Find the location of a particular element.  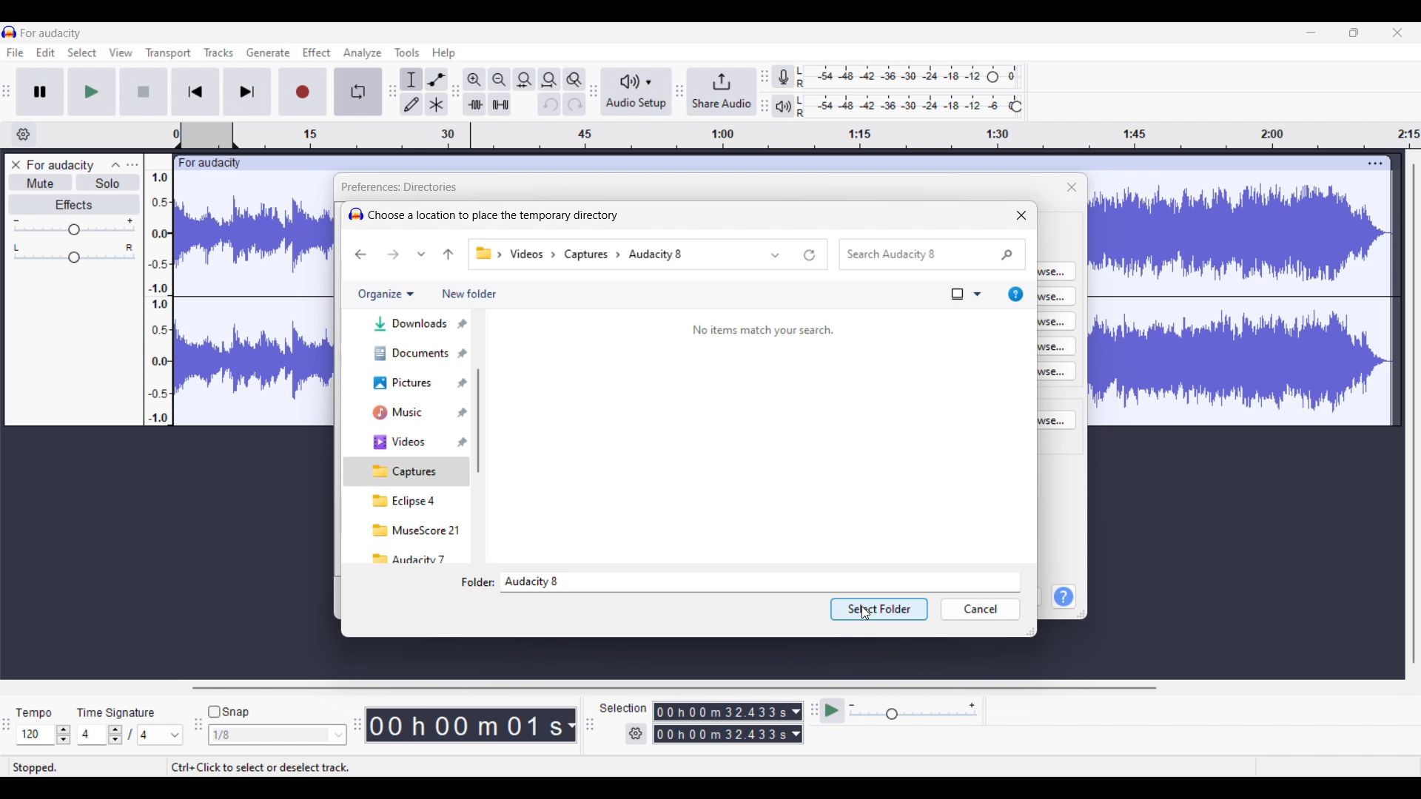

Header to change recording level is located at coordinates (992, 77).